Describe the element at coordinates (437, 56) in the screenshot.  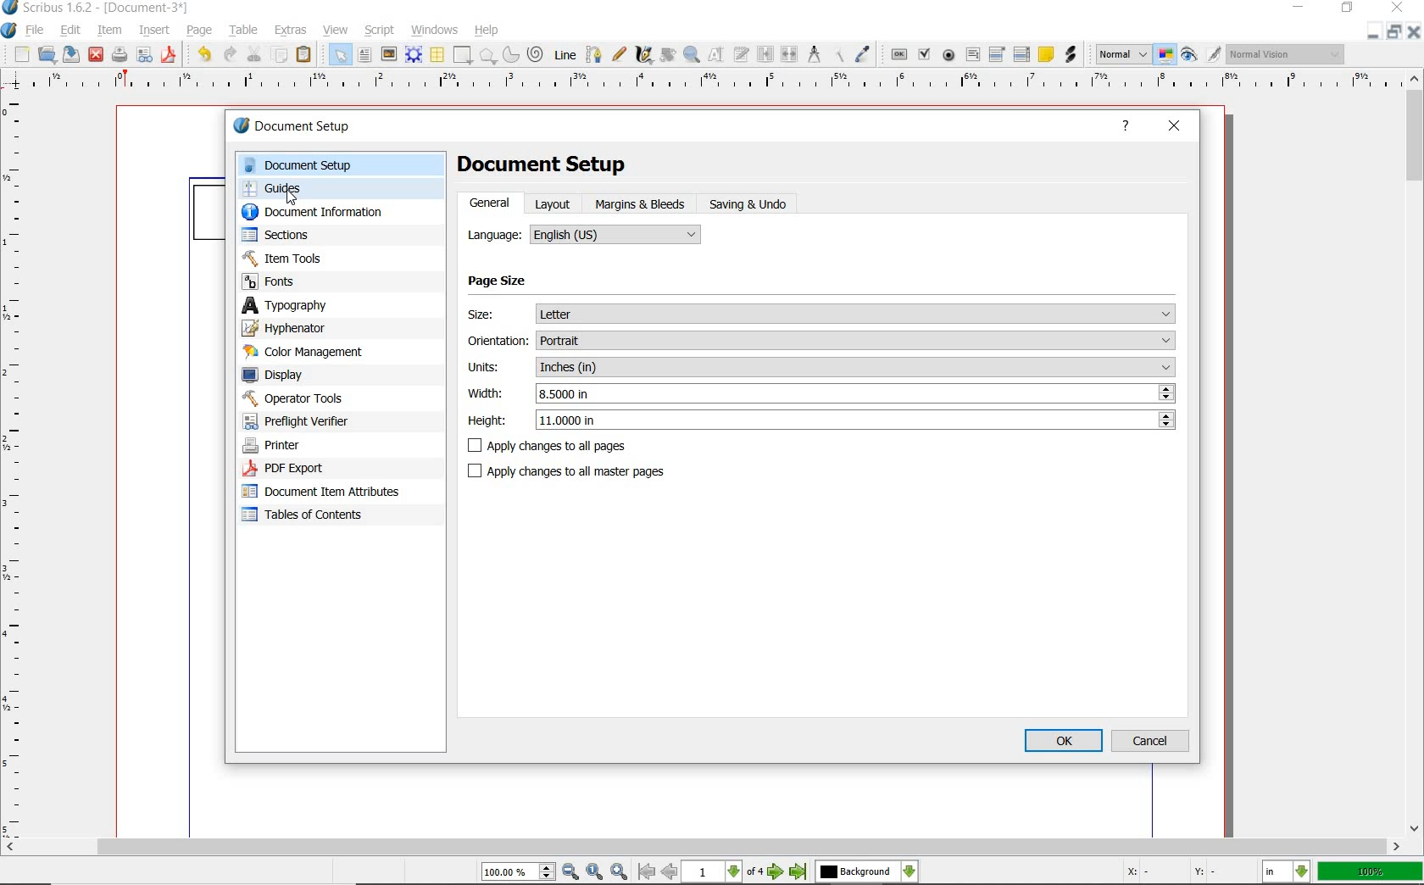
I see `table` at that location.